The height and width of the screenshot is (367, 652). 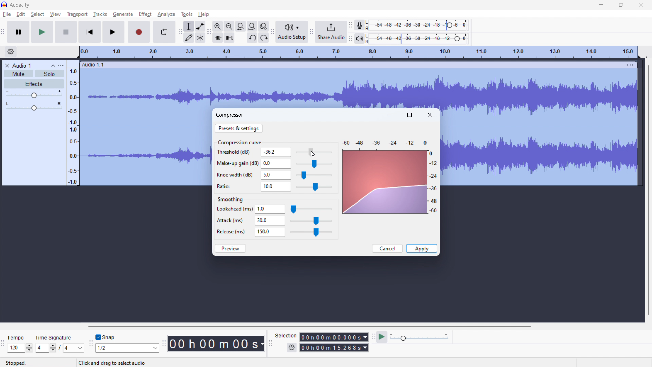 What do you see at coordinates (264, 38) in the screenshot?
I see `redo` at bounding box center [264, 38].